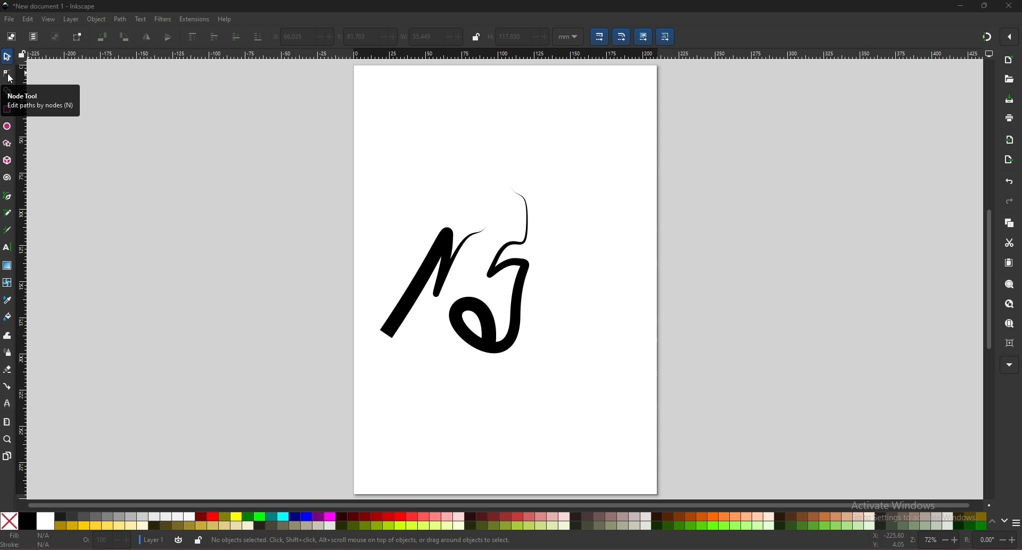 The width and height of the screenshot is (1022, 550). What do you see at coordinates (988, 53) in the screenshot?
I see `display options` at bounding box center [988, 53].